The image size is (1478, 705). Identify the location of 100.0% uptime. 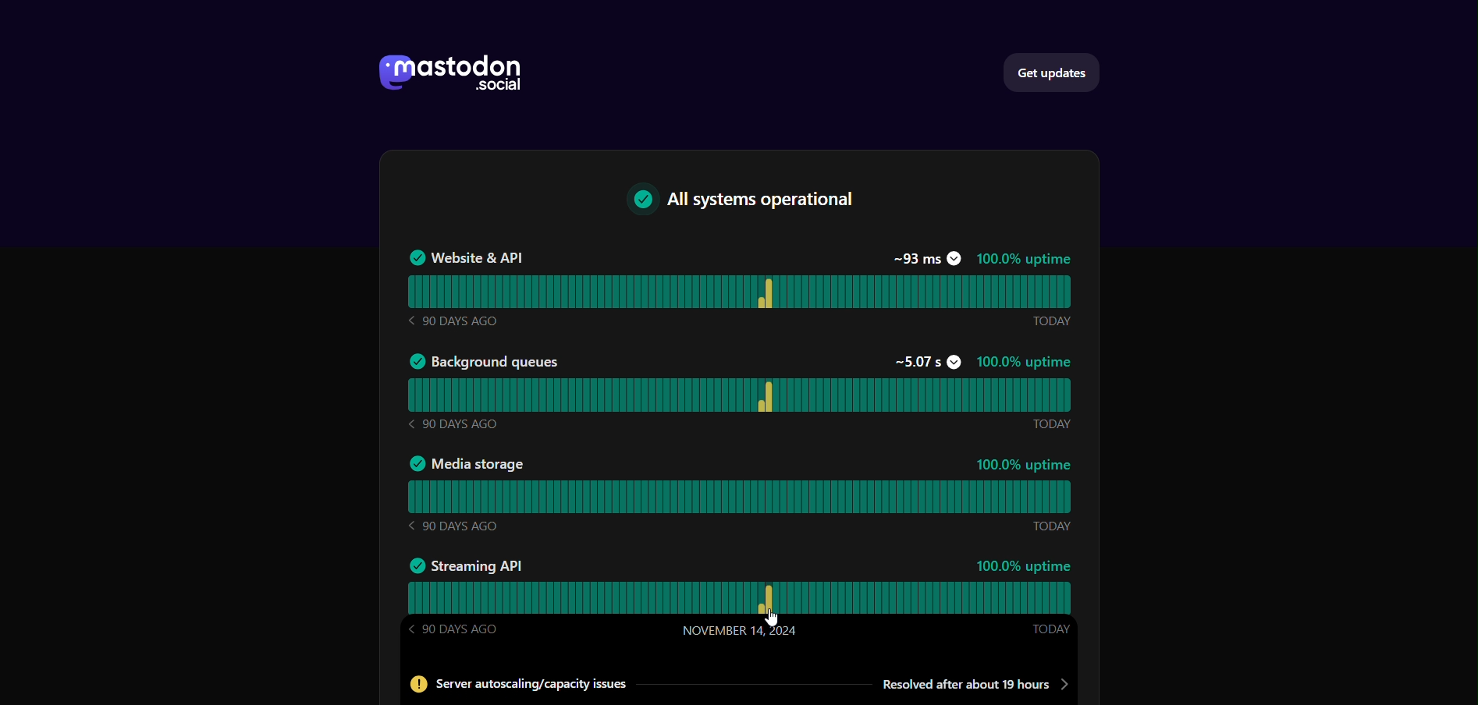
(1025, 464).